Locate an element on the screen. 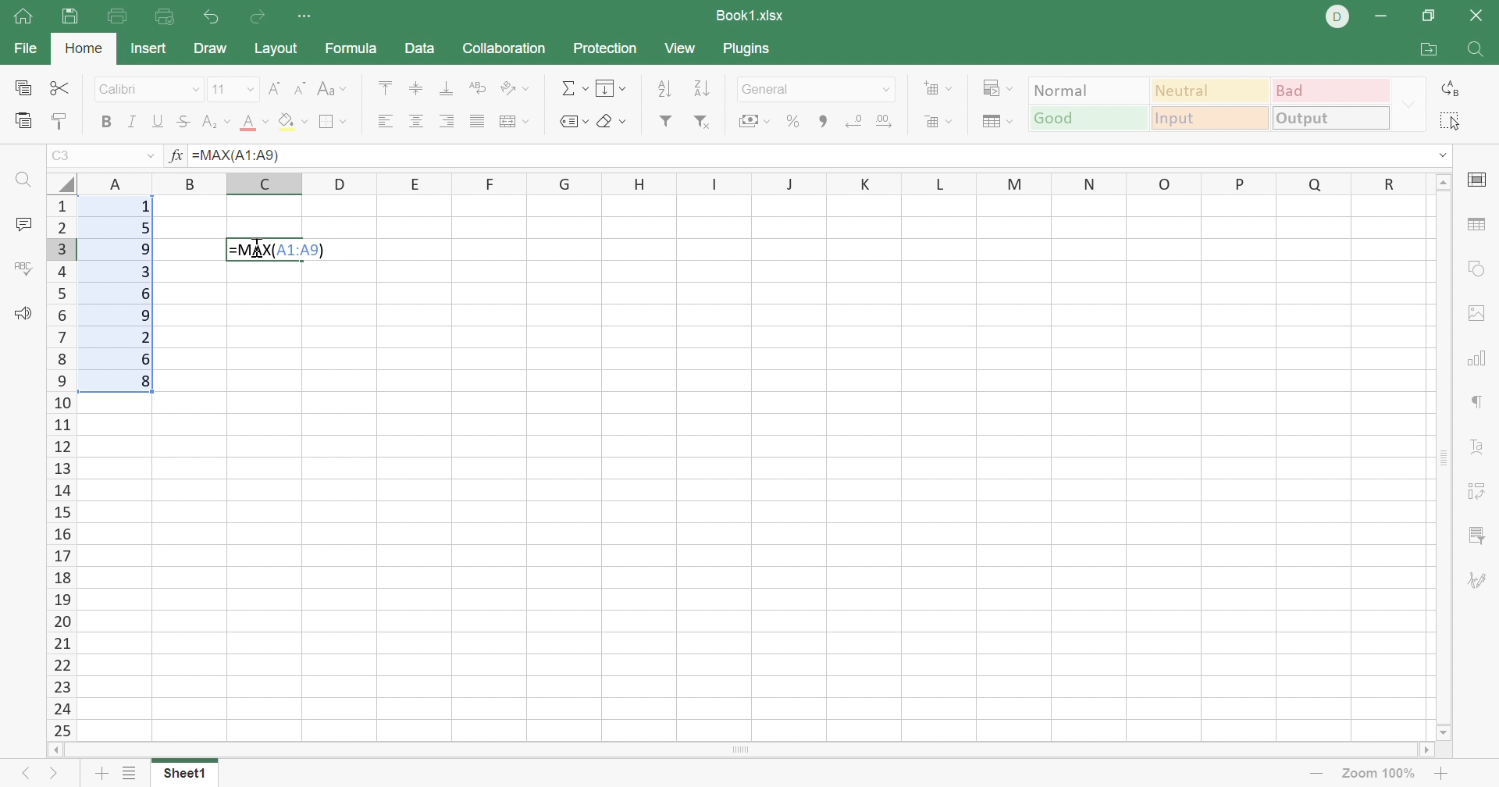 Image resolution: width=1499 pixels, height=787 pixels. Percent style is located at coordinates (792, 121).